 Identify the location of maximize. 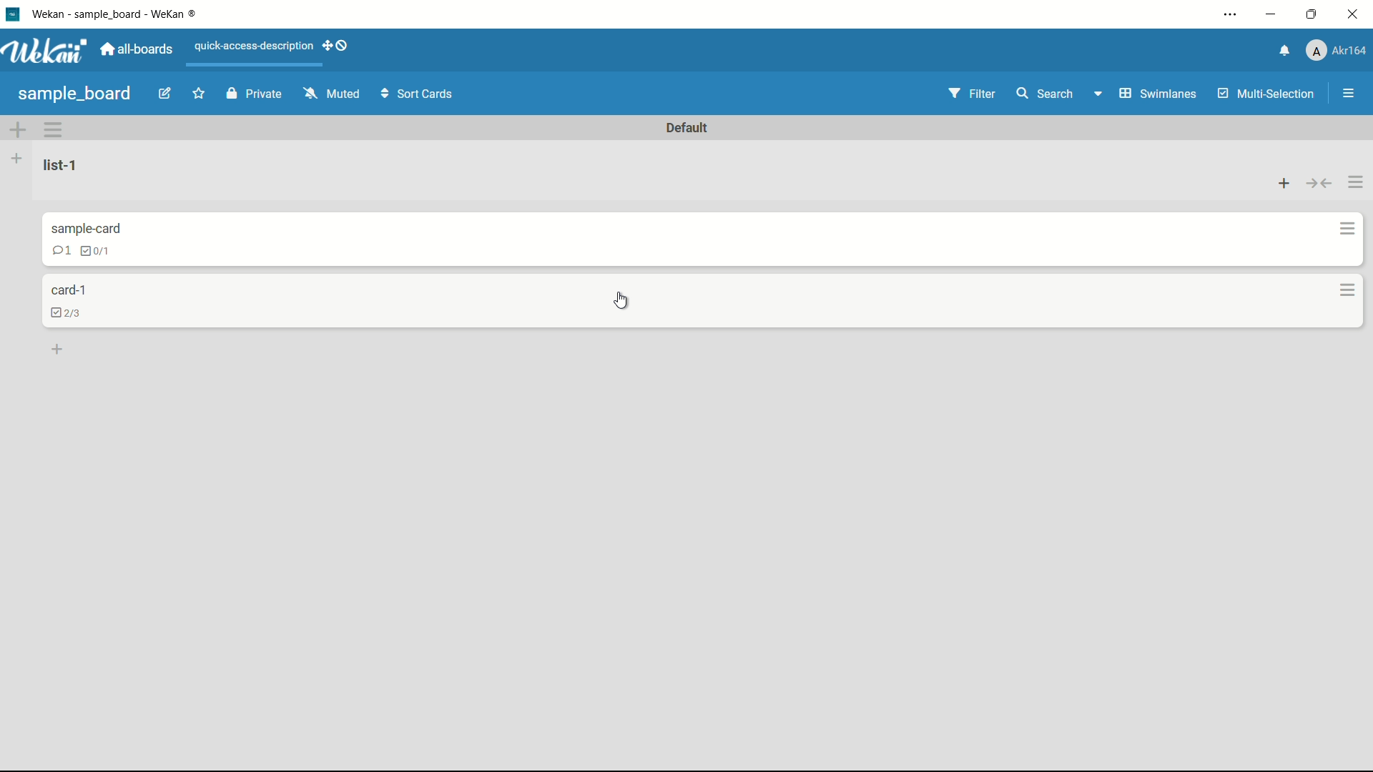
(1312, 15).